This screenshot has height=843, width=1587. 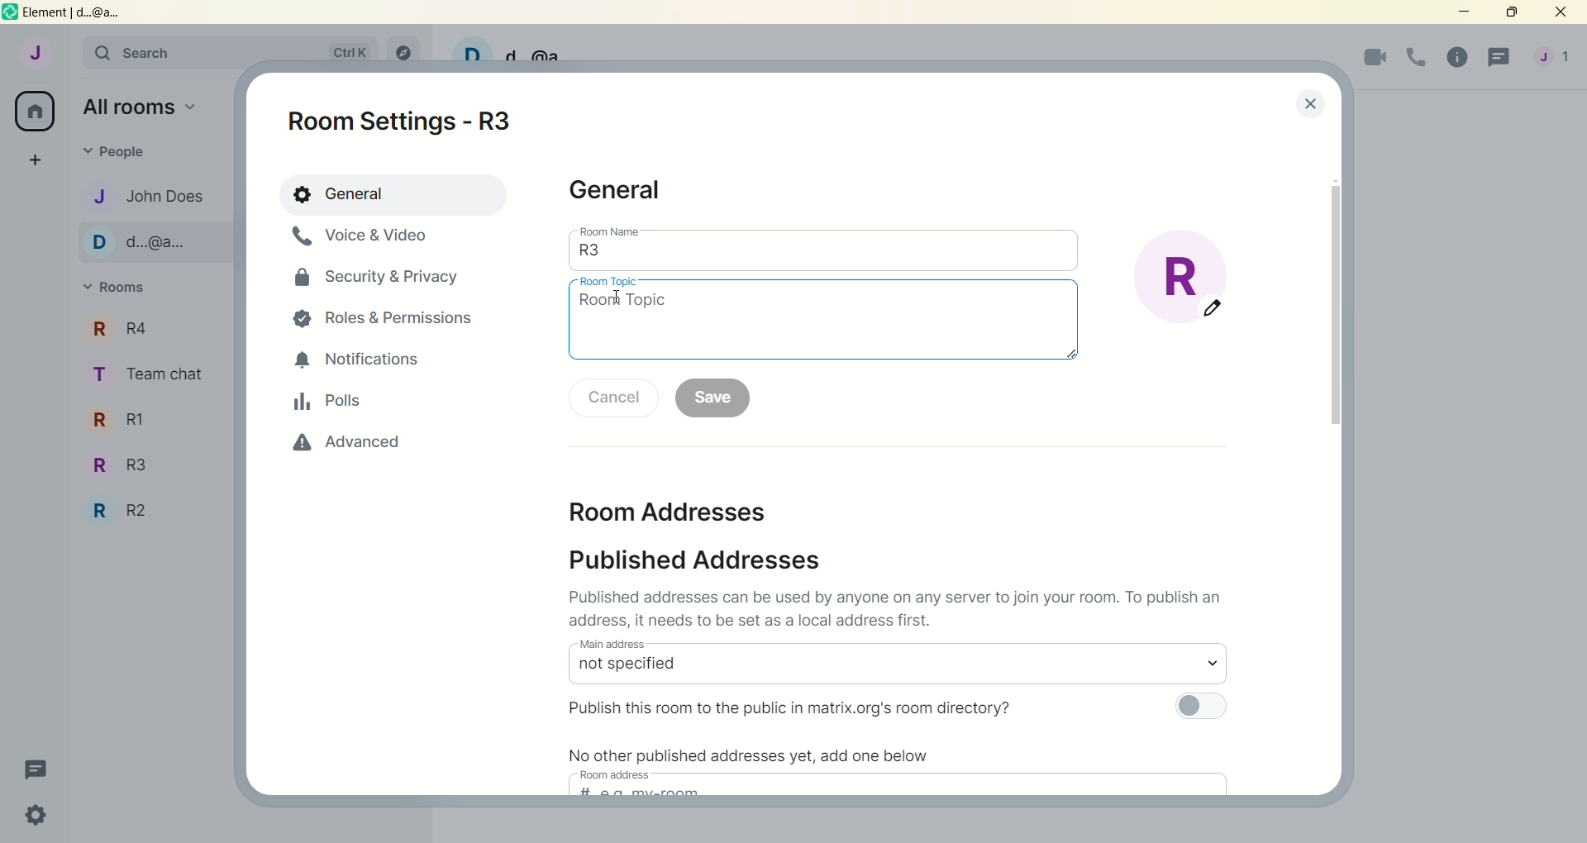 What do you see at coordinates (891, 669) in the screenshot?
I see `select main address` at bounding box center [891, 669].